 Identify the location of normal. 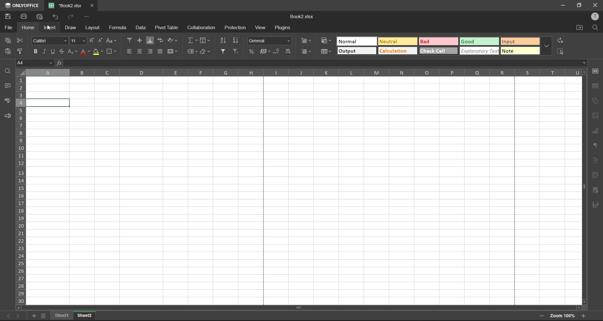
(356, 41).